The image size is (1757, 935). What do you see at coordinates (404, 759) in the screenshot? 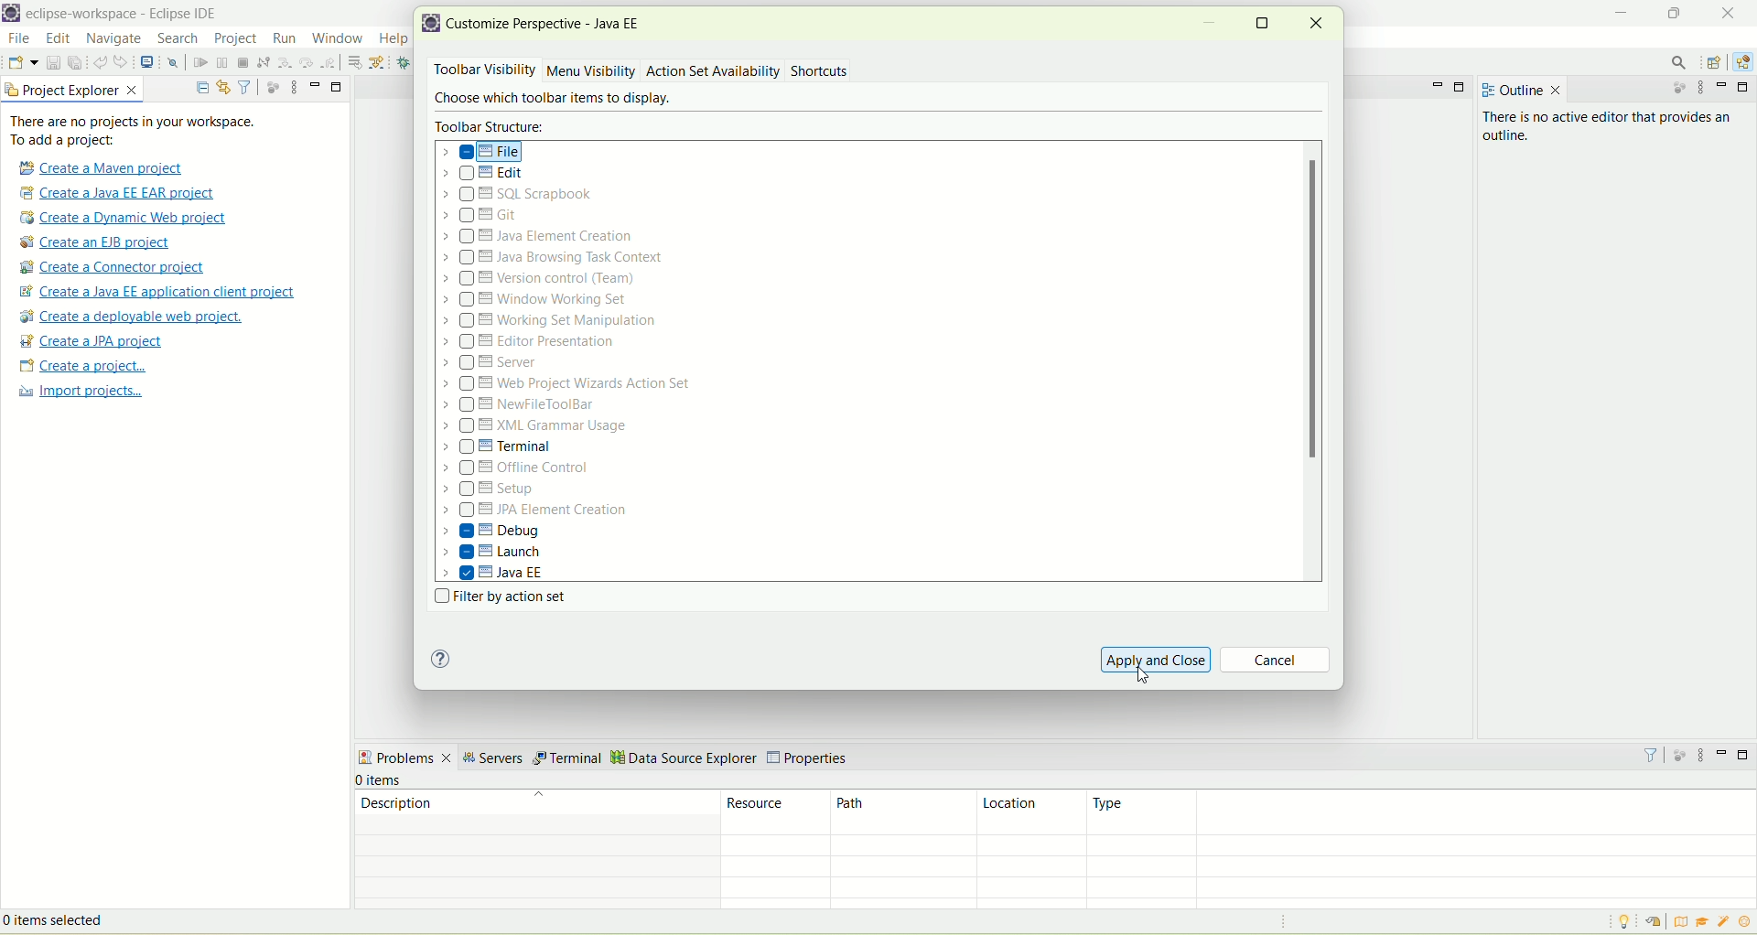
I see `problems` at bounding box center [404, 759].